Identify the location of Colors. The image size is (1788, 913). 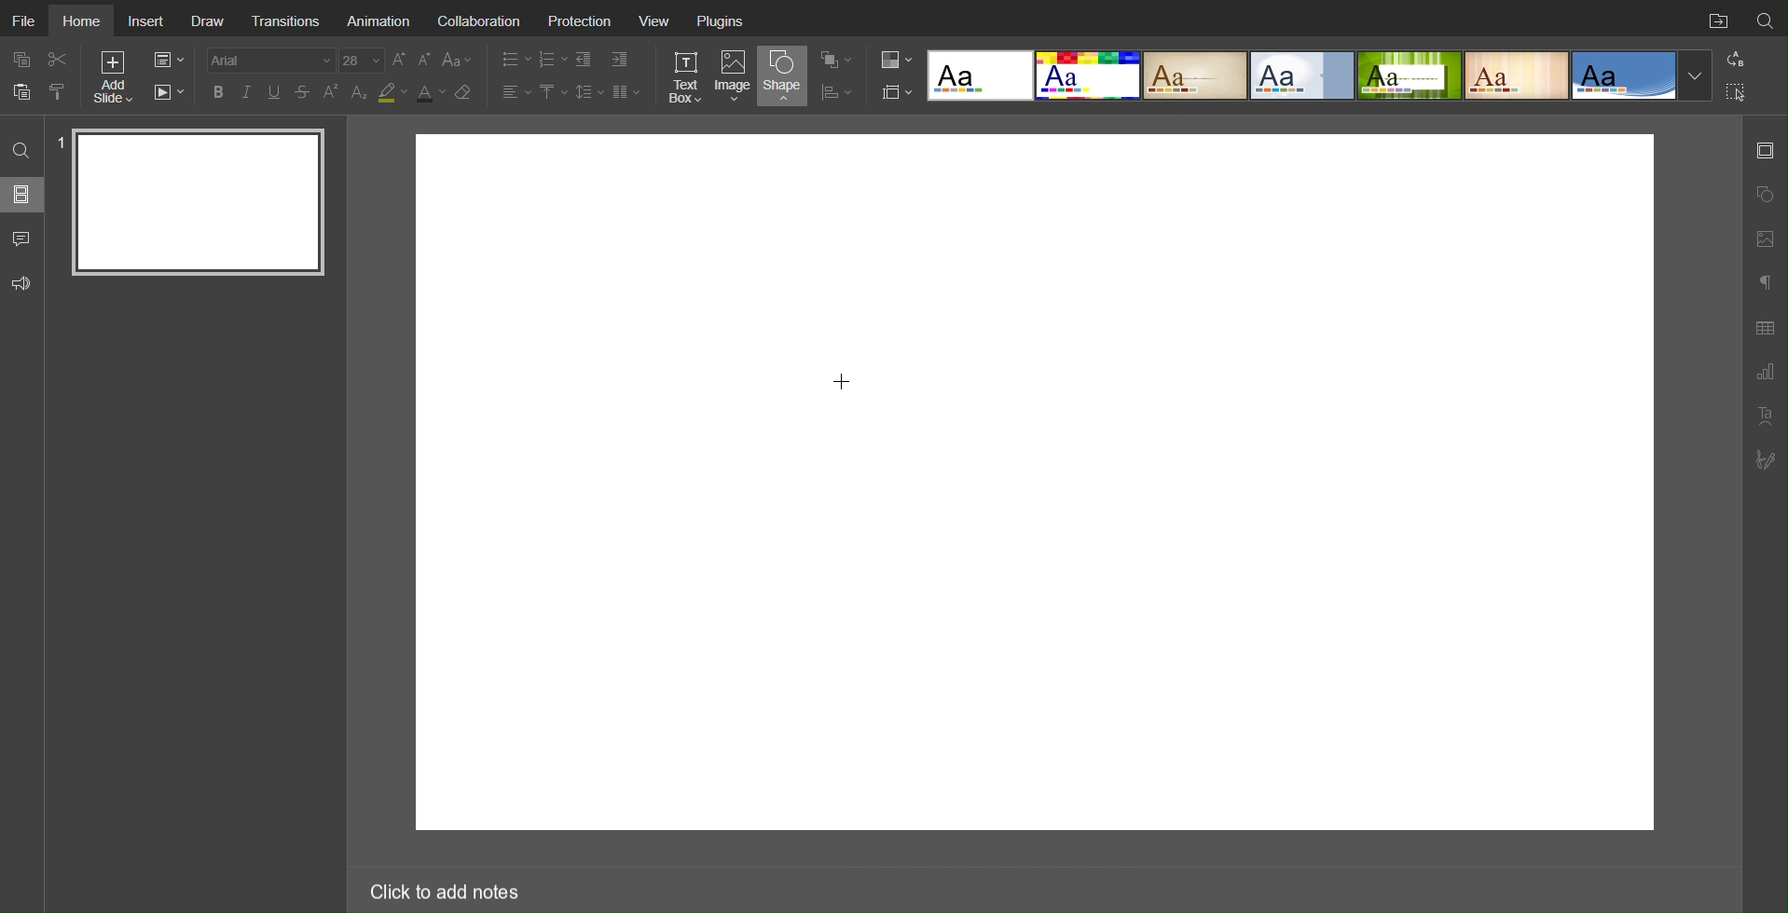
(894, 59).